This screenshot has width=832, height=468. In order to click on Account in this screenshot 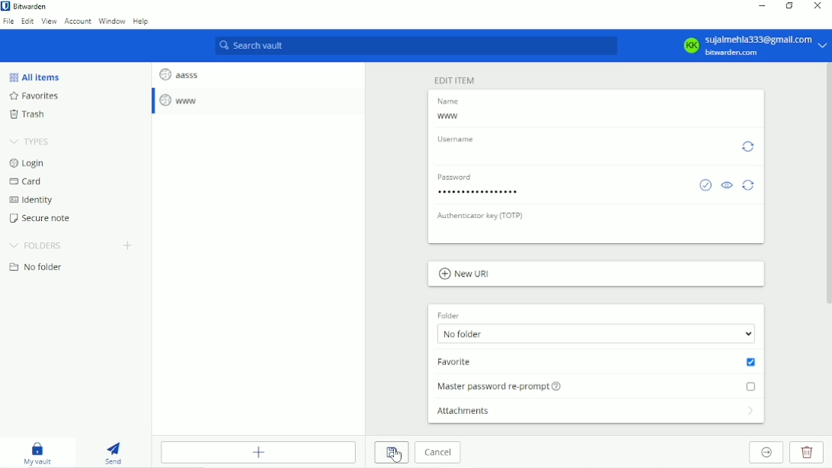, I will do `click(77, 22)`.